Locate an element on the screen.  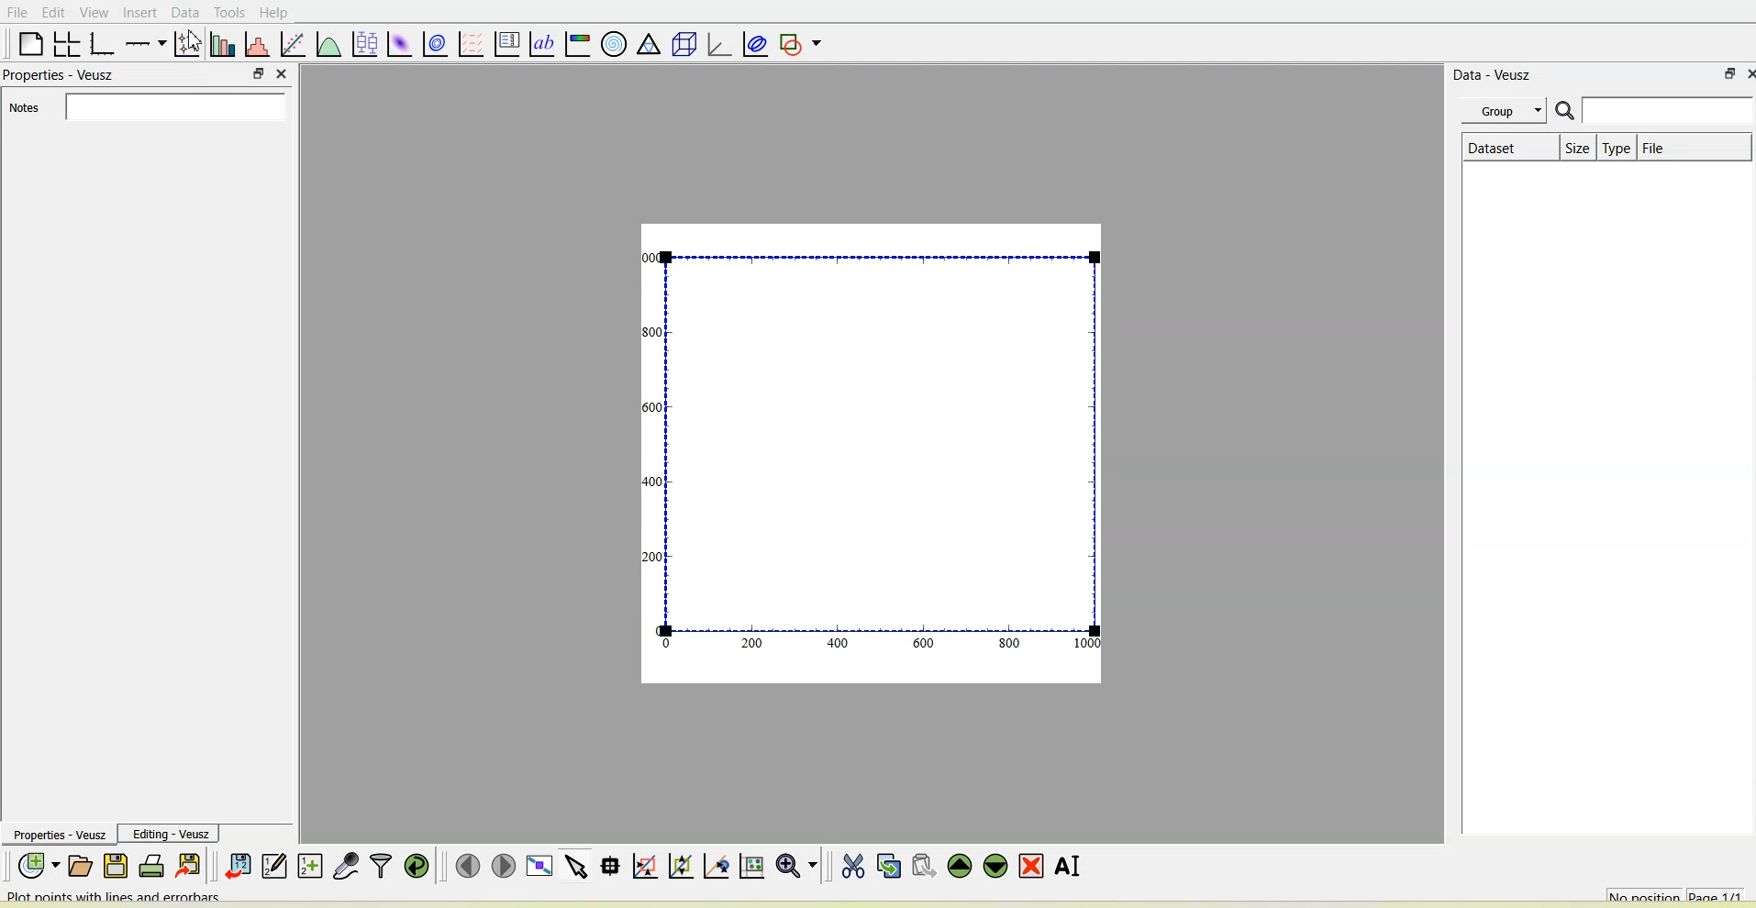
Move to the next page is located at coordinates (504, 865).